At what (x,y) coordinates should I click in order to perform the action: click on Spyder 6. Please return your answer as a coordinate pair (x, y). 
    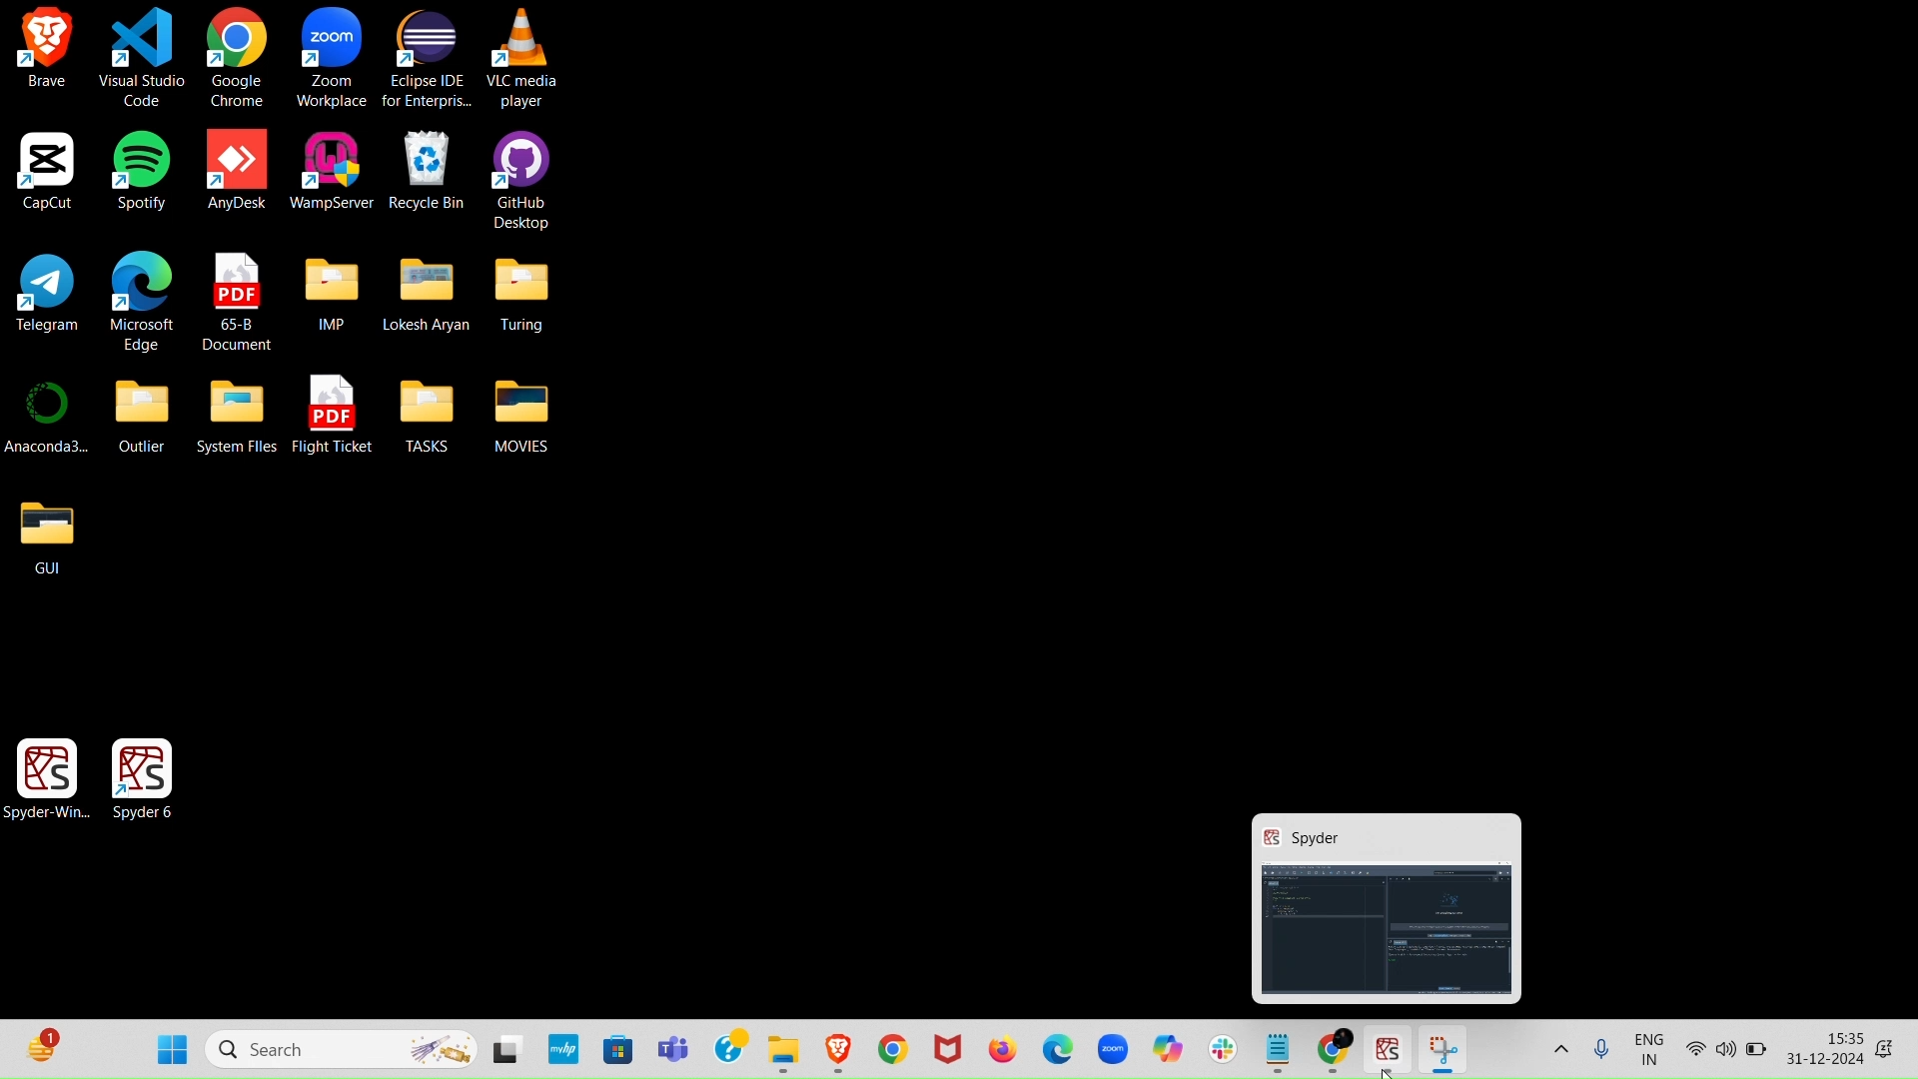
    Looking at the image, I should click on (148, 774).